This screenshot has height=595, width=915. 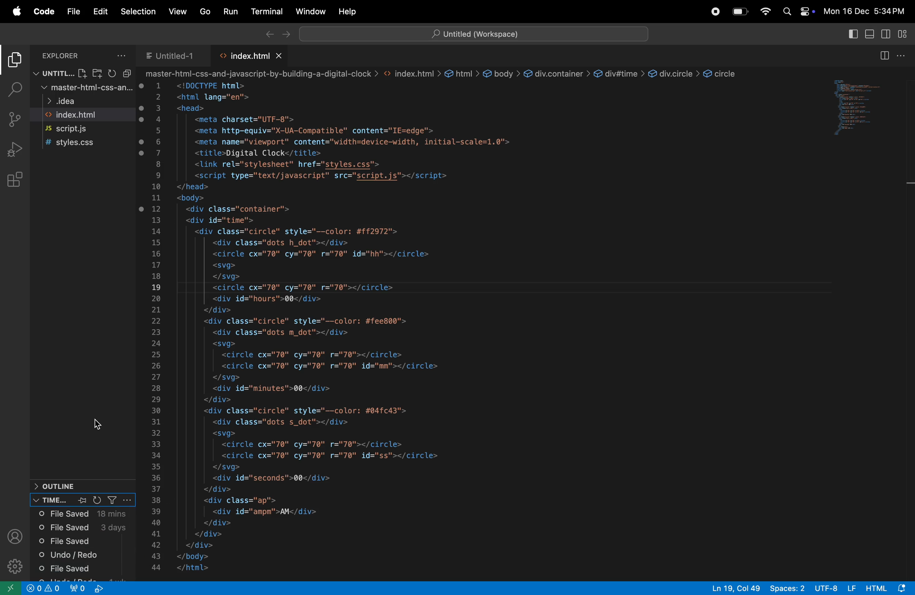 What do you see at coordinates (219, 489) in the screenshot?
I see `</div>` at bounding box center [219, 489].